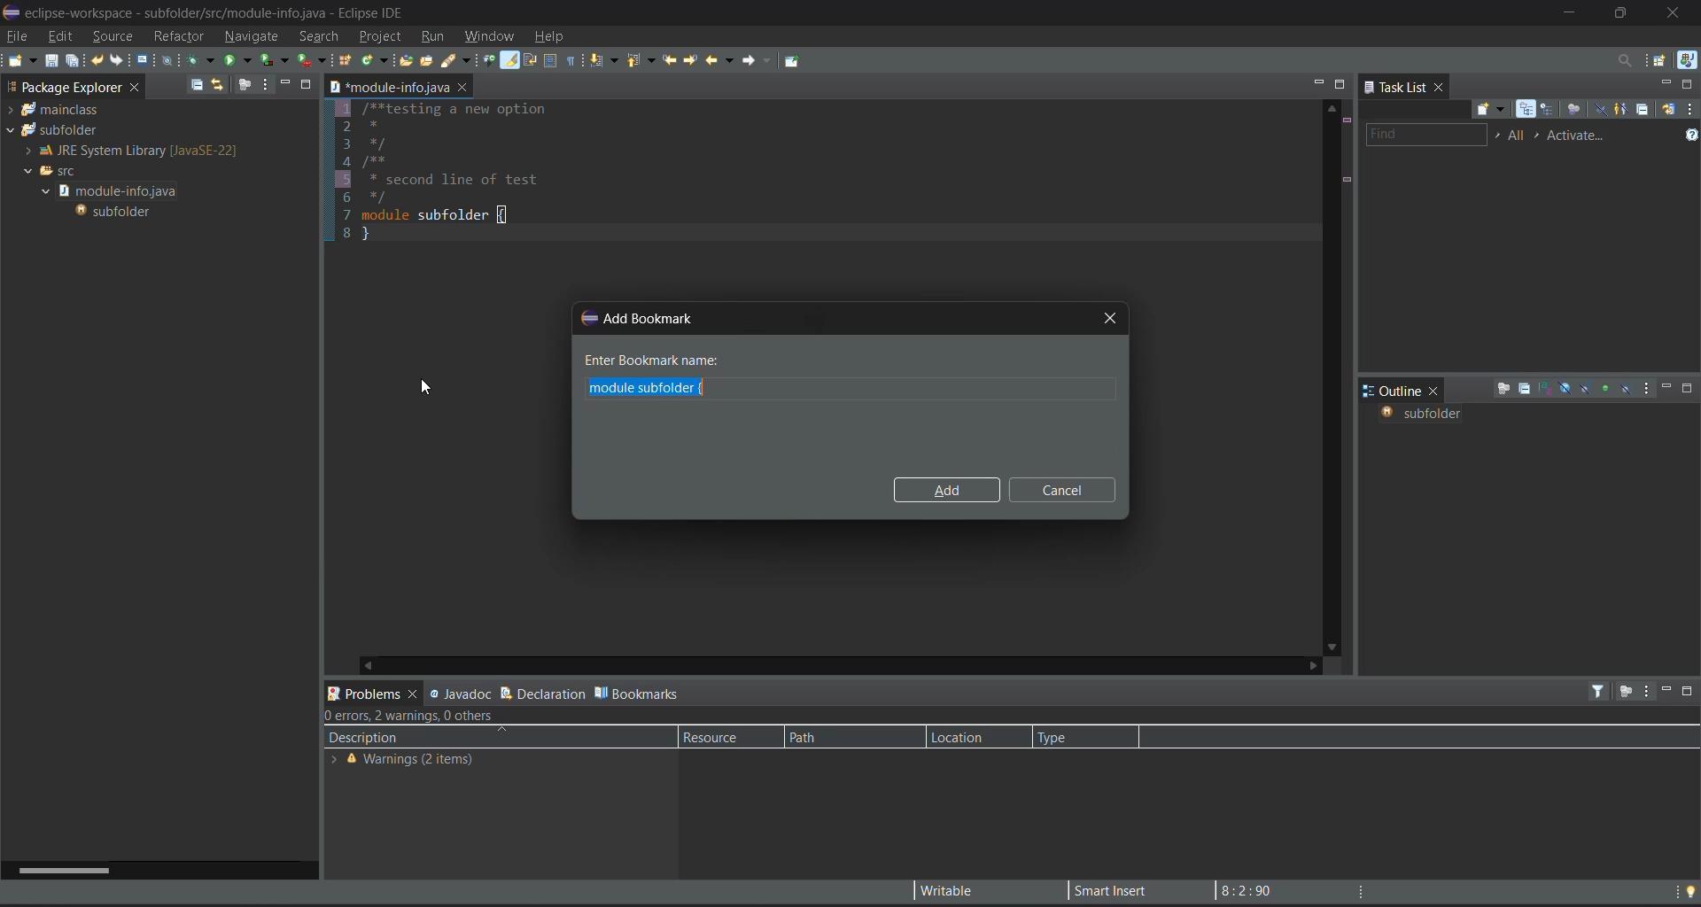  Describe the element at coordinates (1493, 110) in the screenshot. I see `new task` at that location.